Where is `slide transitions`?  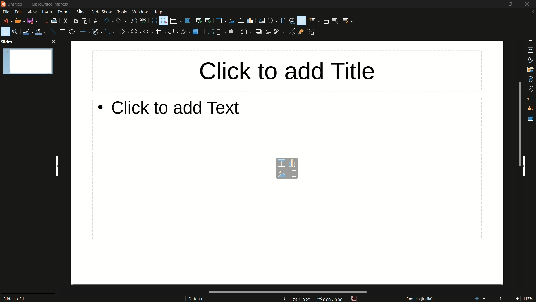
slide transitions is located at coordinates (530, 98).